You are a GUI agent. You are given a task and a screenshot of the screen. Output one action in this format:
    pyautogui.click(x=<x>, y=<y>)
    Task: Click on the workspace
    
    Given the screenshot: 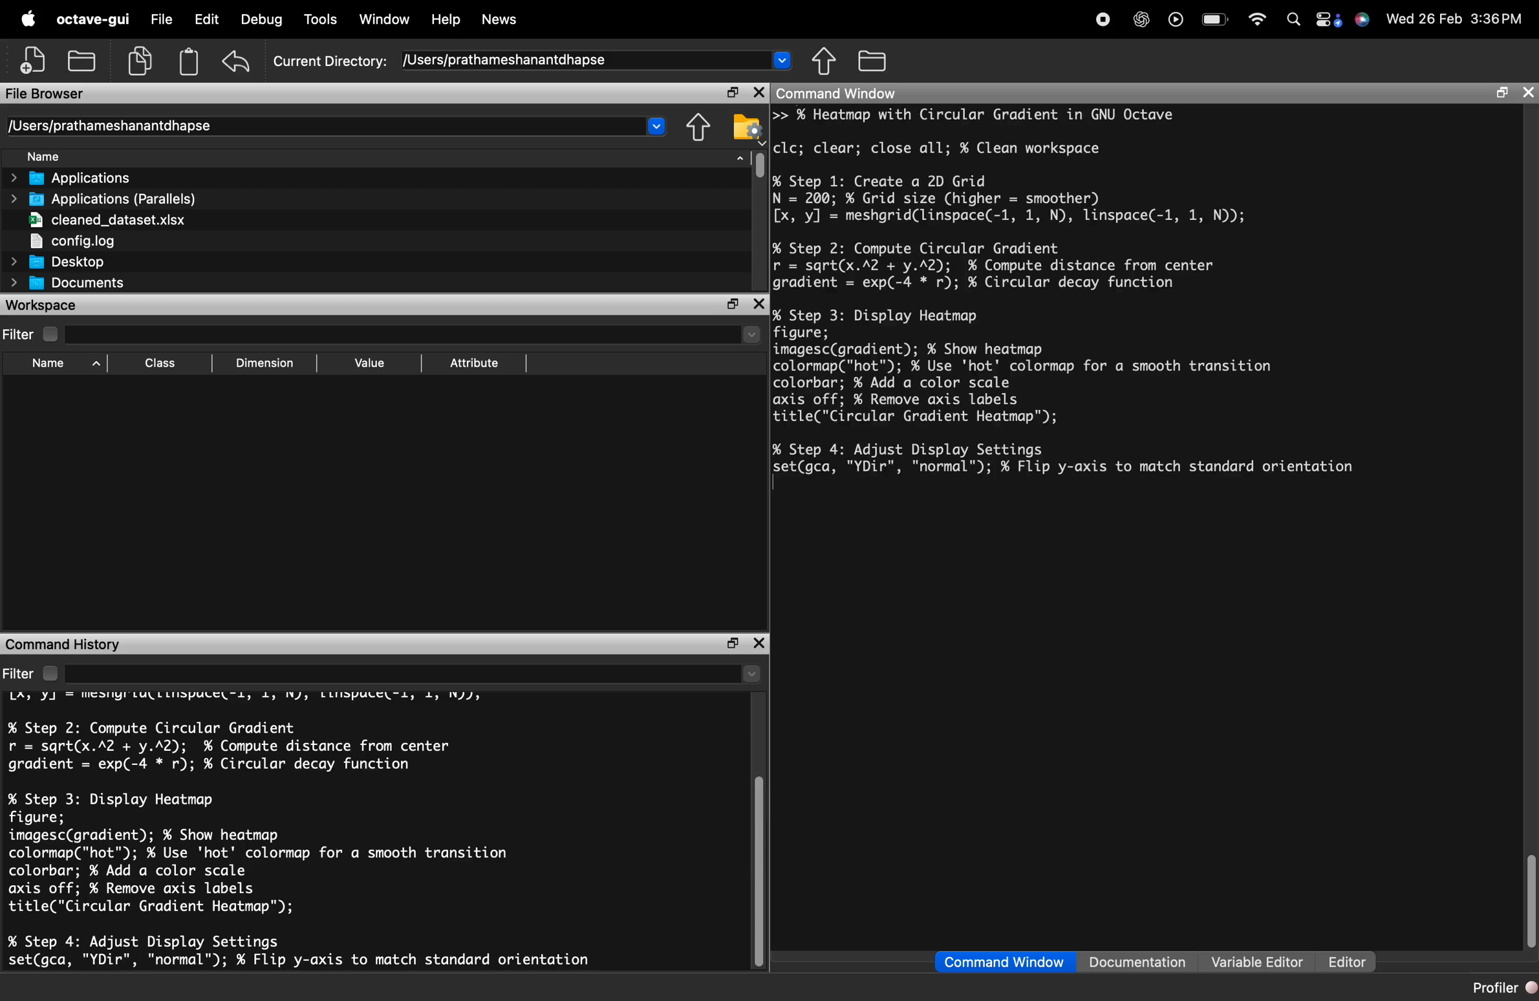 What is the action you would take?
    pyautogui.click(x=349, y=304)
    